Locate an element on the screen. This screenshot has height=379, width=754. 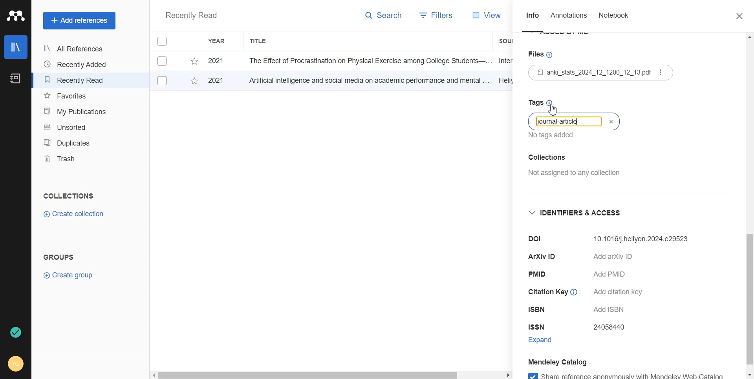
Filters is located at coordinates (433, 16).